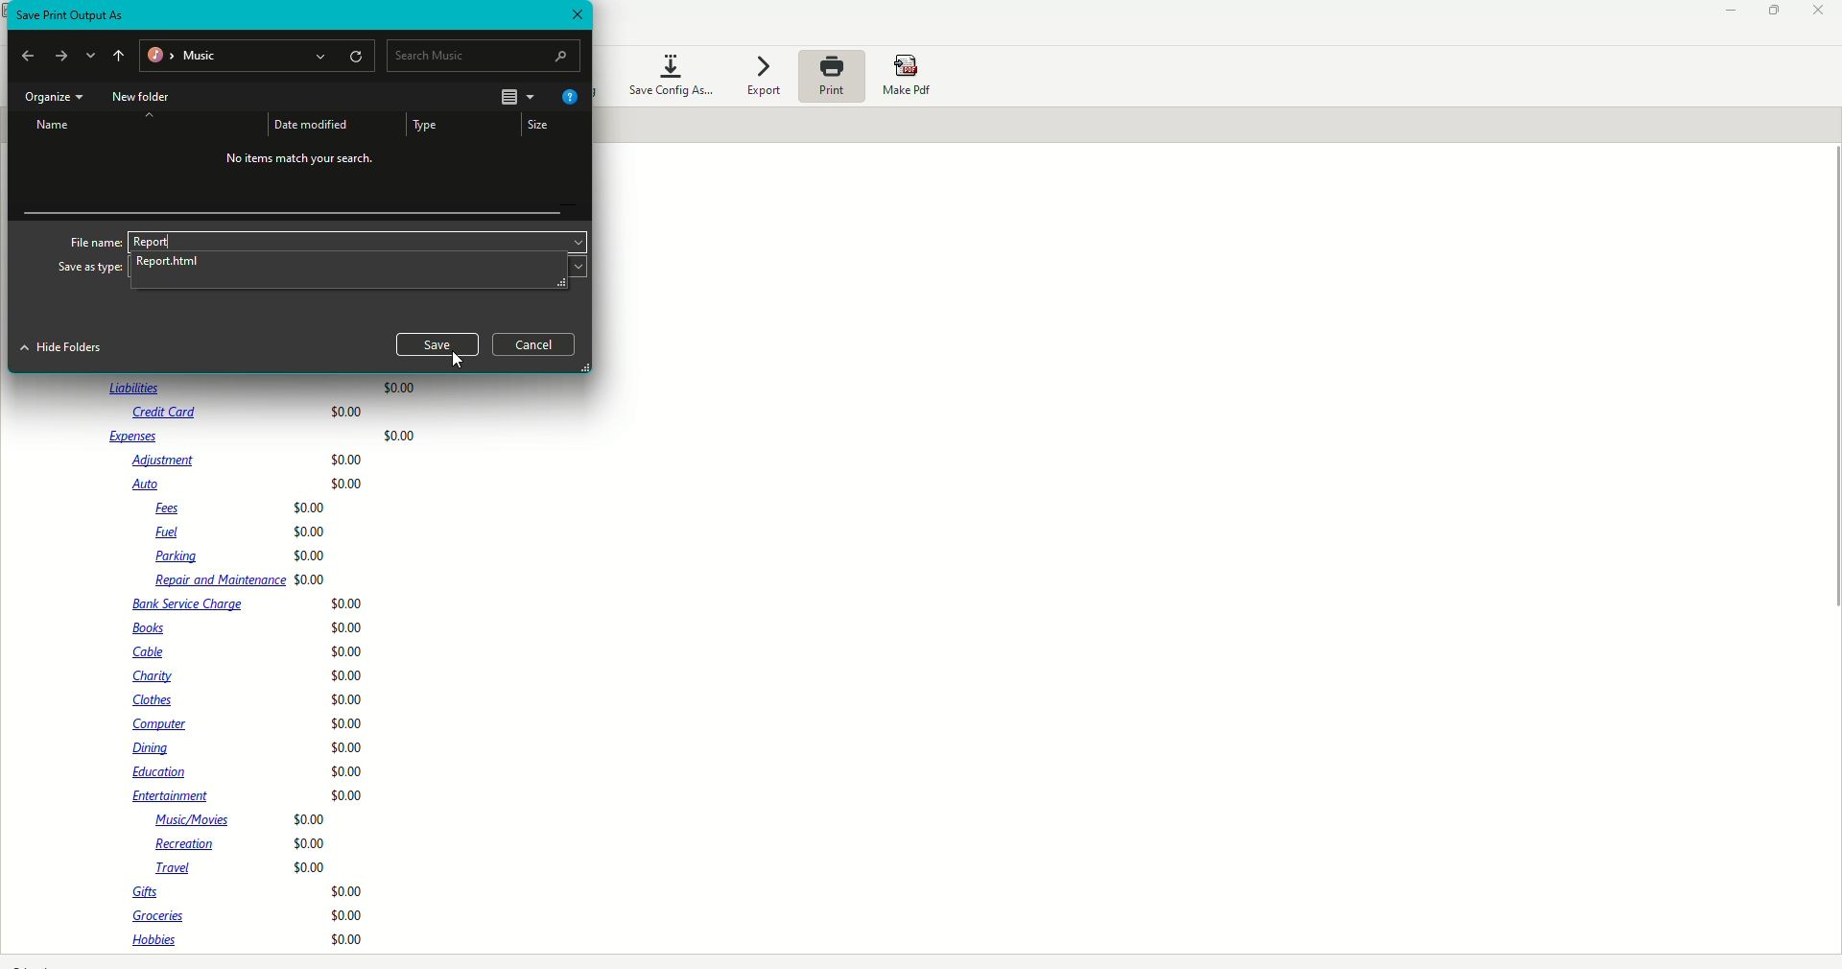 This screenshot has width=1842, height=969. What do you see at coordinates (426, 125) in the screenshot?
I see `Type` at bounding box center [426, 125].